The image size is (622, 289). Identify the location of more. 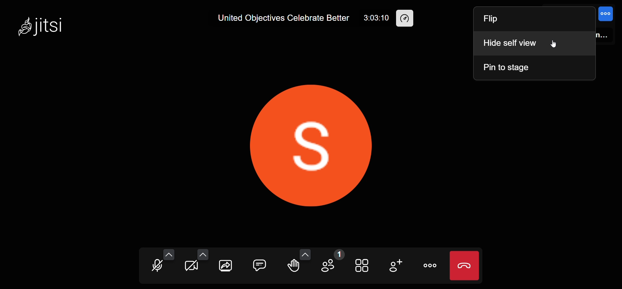
(432, 265).